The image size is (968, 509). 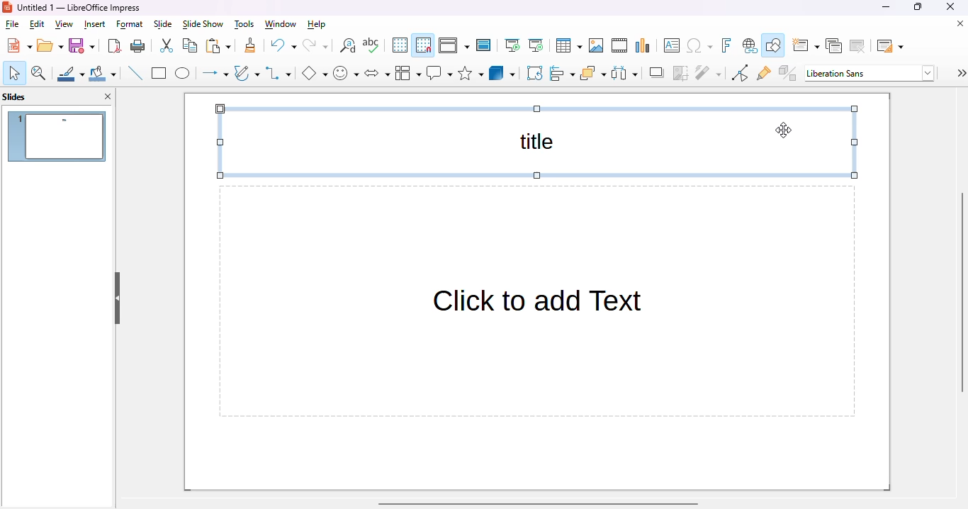 What do you see at coordinates (183, 74) in the screenshot?
I see `ellipse` at bounding box center [183, 74].